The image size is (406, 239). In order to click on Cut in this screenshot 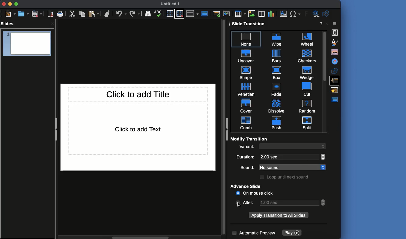, I will do `click(72, 14)`.